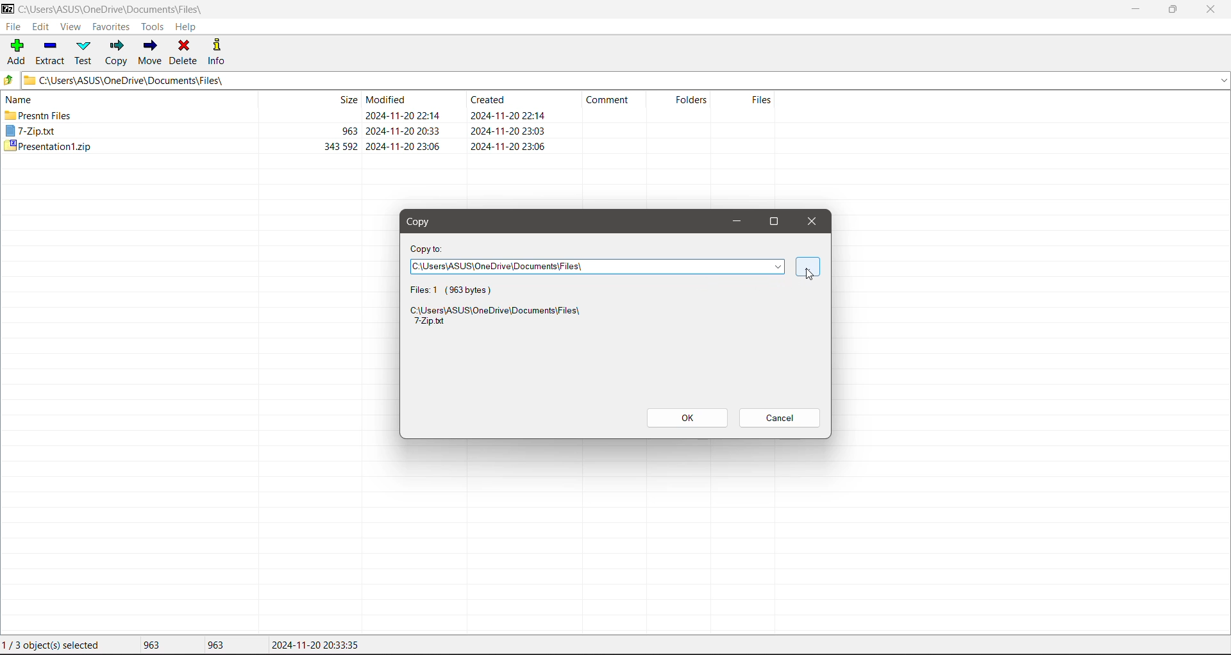  Describe the element at coordinates (85, 53) in the screenshot. I see `Test` at that location.